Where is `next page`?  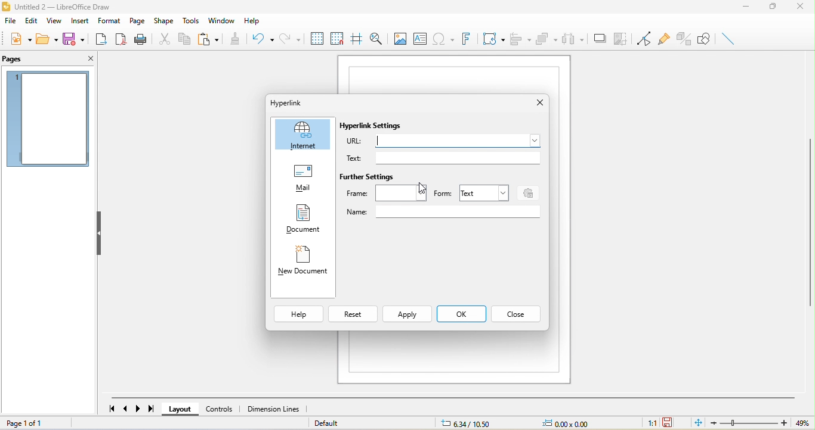
next page is located at coordinates (140, 409).